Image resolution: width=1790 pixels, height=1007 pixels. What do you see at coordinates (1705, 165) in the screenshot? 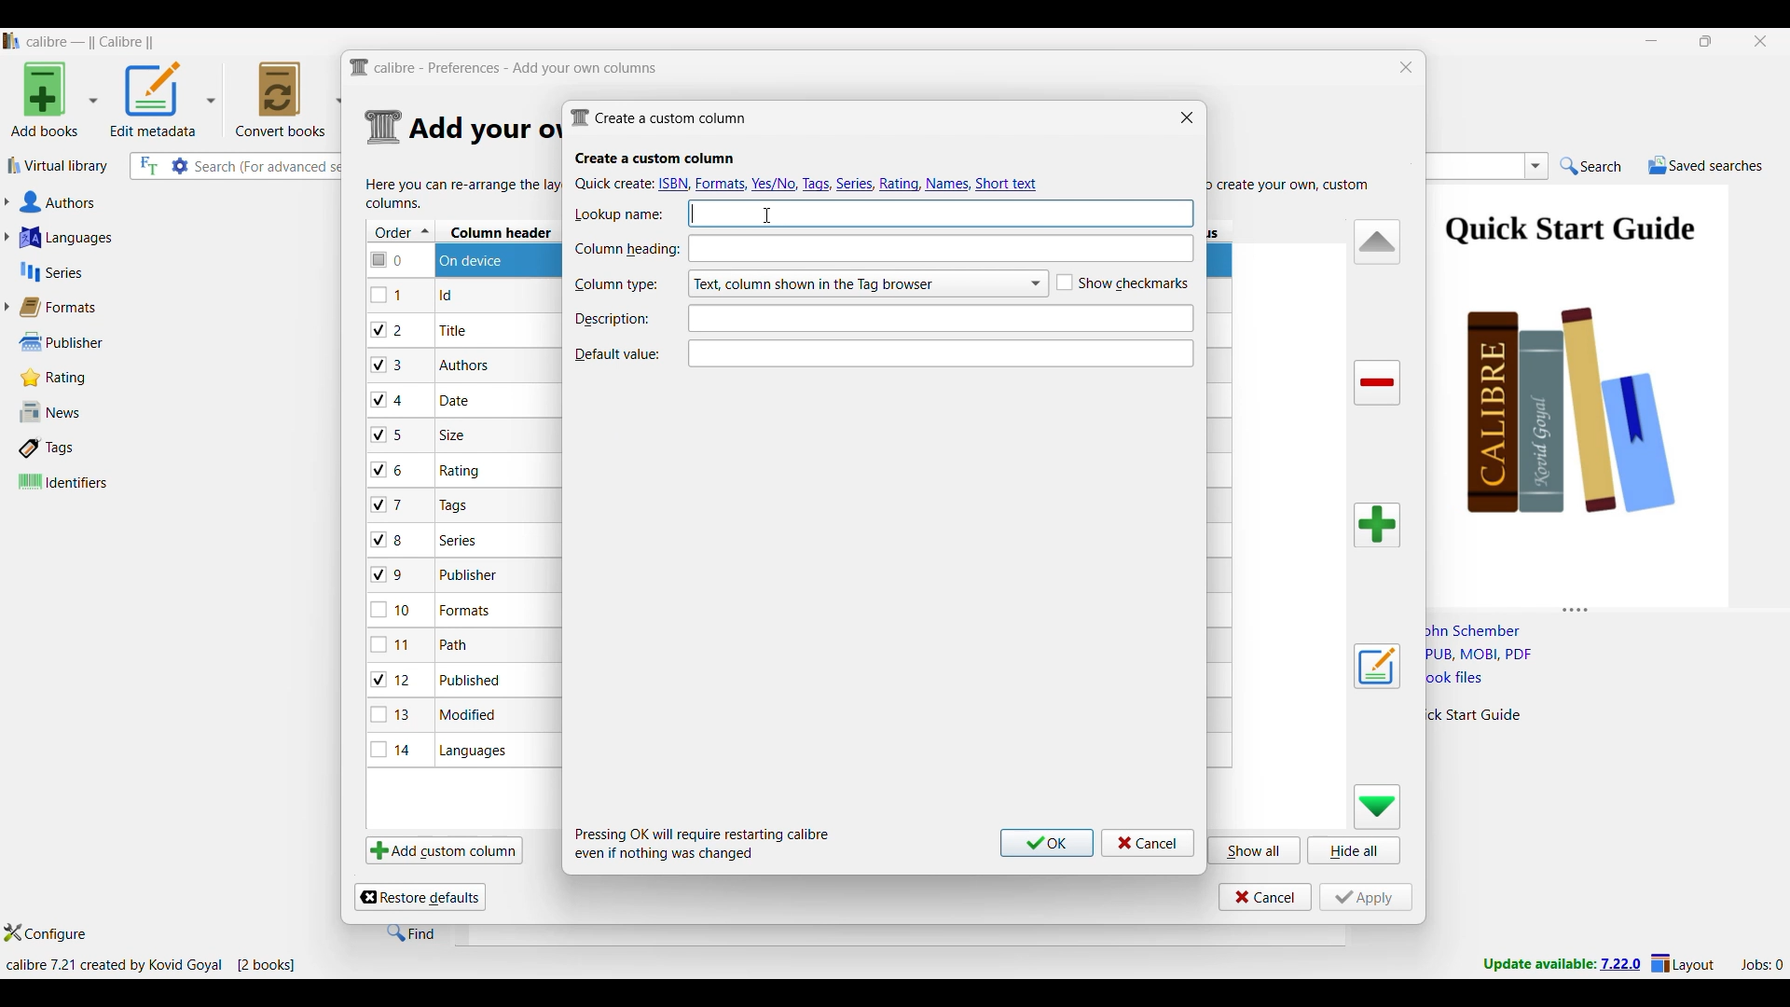
I see `Saved searches` at bounding box center [1705, 165].